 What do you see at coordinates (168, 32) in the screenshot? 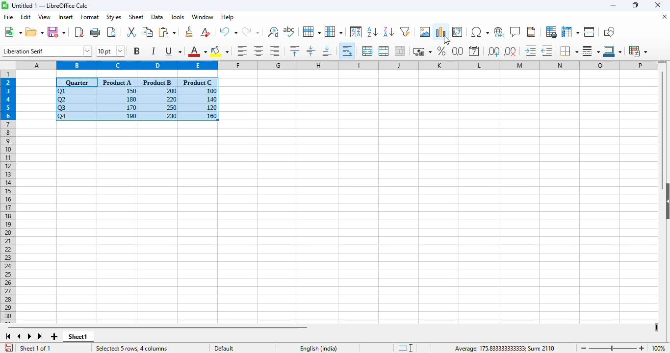
I see `paste` at bounding box center [168, 32].